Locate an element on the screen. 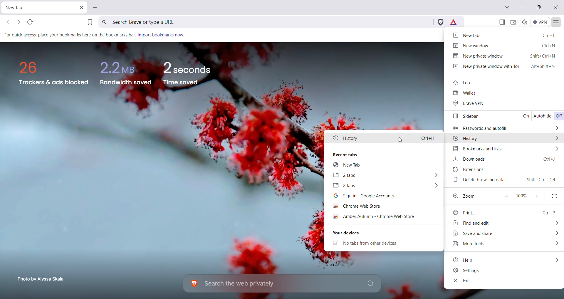 This screenshot has height=299, width=564. No tabs from other devices is located at coordinates (373, 243).